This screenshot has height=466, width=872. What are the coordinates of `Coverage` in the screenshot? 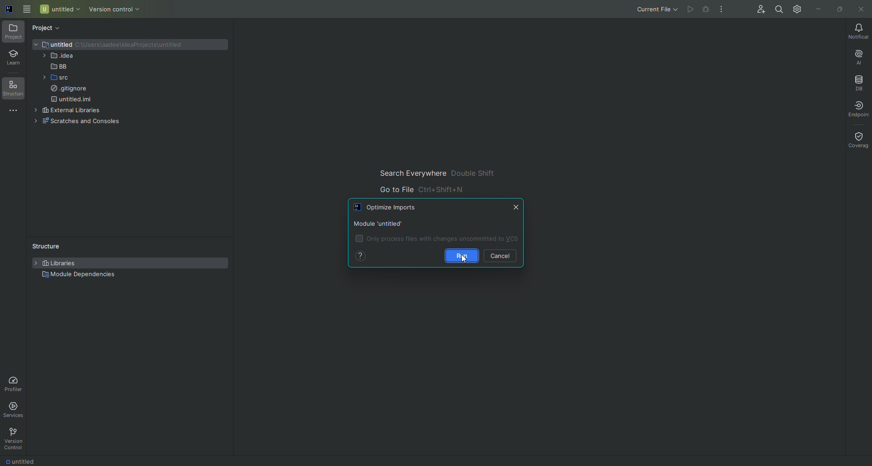 It's located at (858, 139).